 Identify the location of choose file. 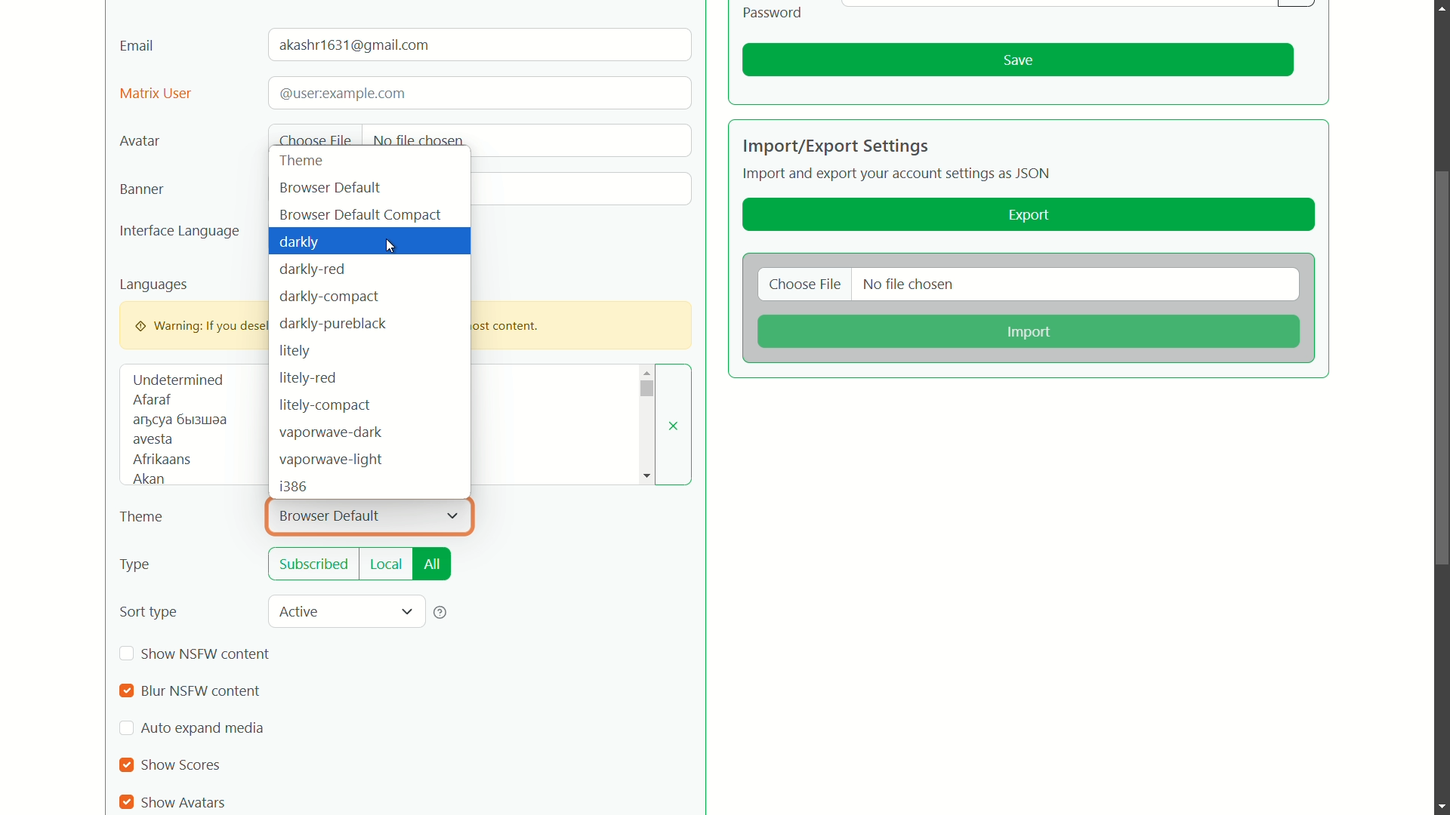
(315, 142).